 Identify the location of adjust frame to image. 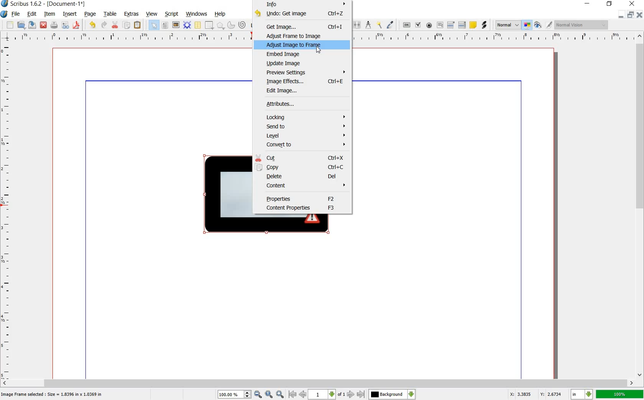
(298, 36).